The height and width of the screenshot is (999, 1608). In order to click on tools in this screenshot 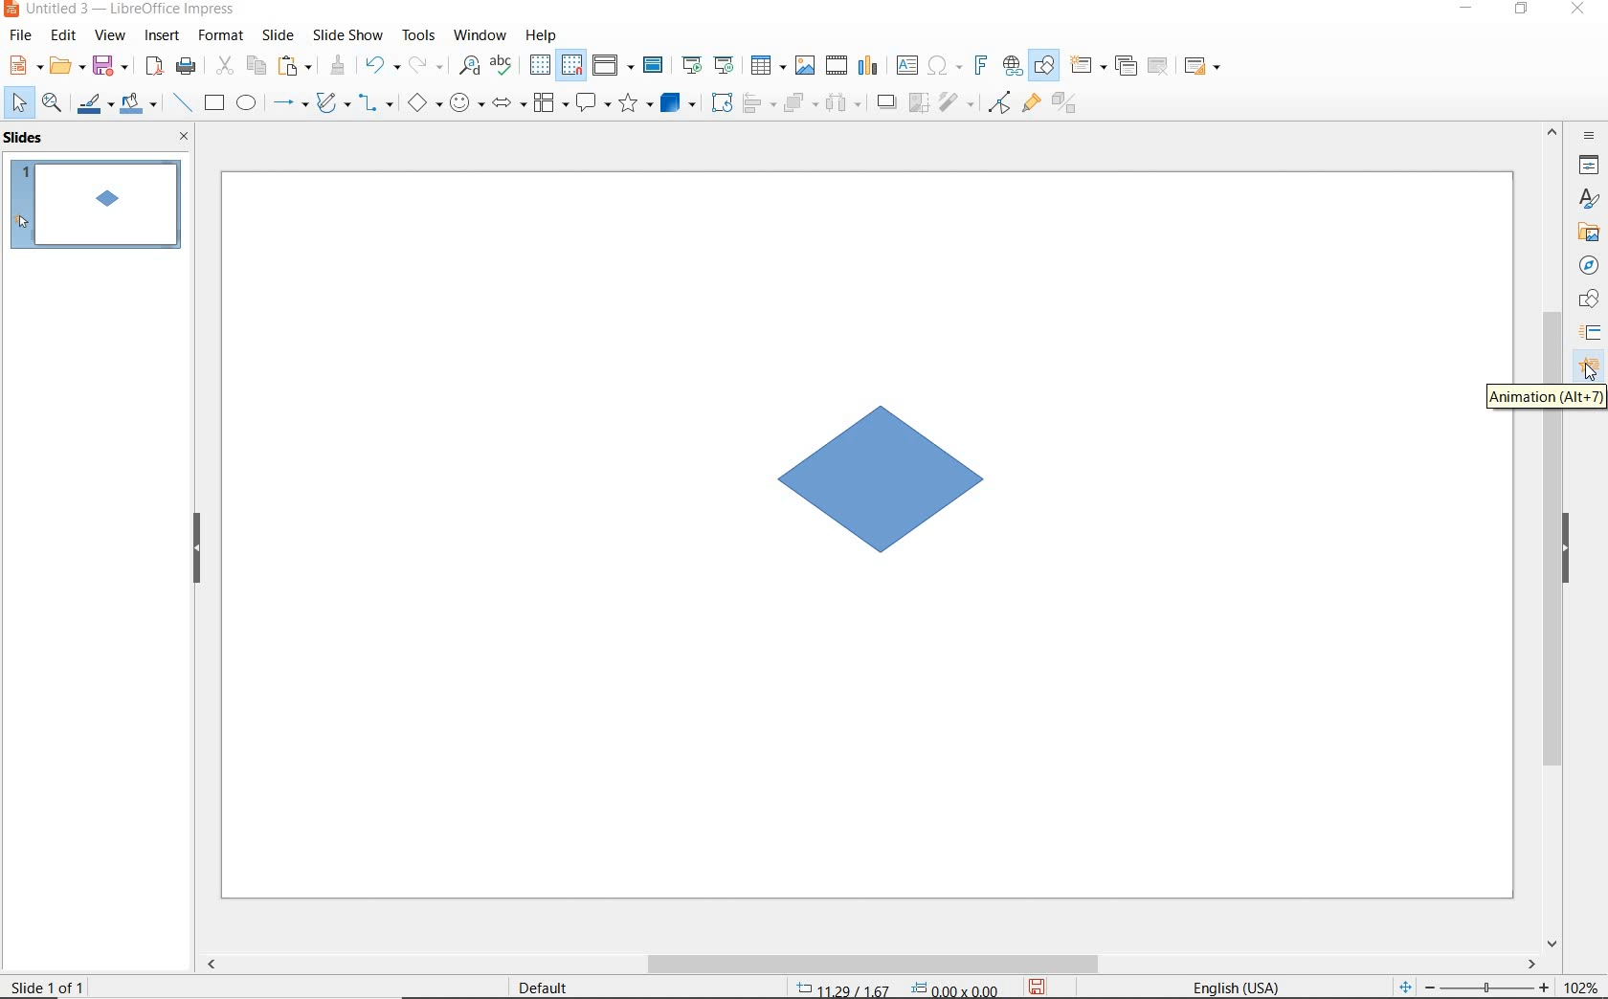, I will do `click(420, 37)`.